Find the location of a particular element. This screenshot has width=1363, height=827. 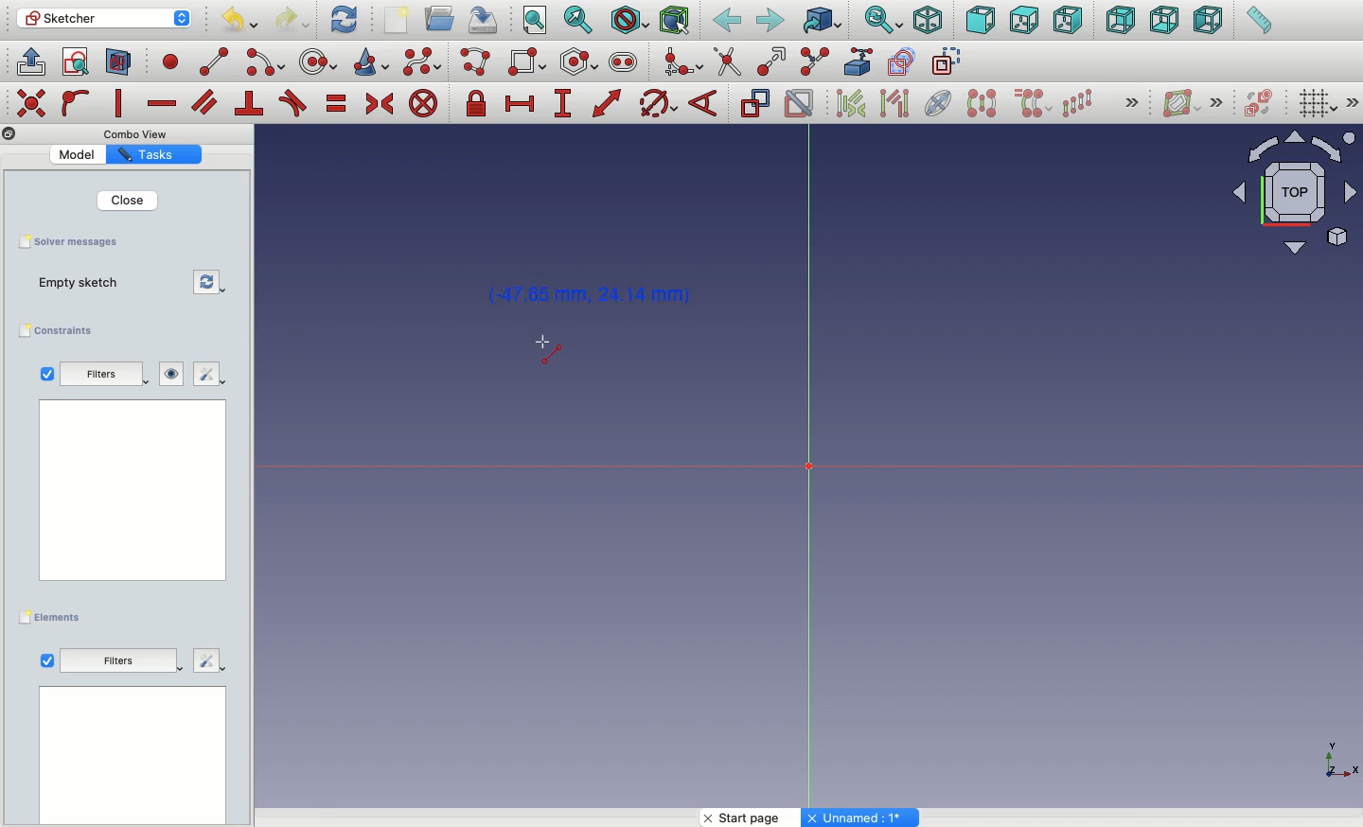

Symmetry is located at coordinates (981, 103).